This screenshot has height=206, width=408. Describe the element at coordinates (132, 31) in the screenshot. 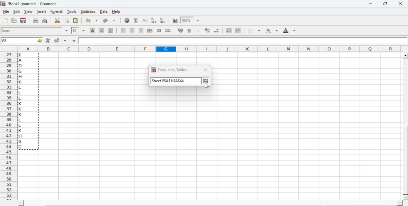

I see `center horizontally` at that location.